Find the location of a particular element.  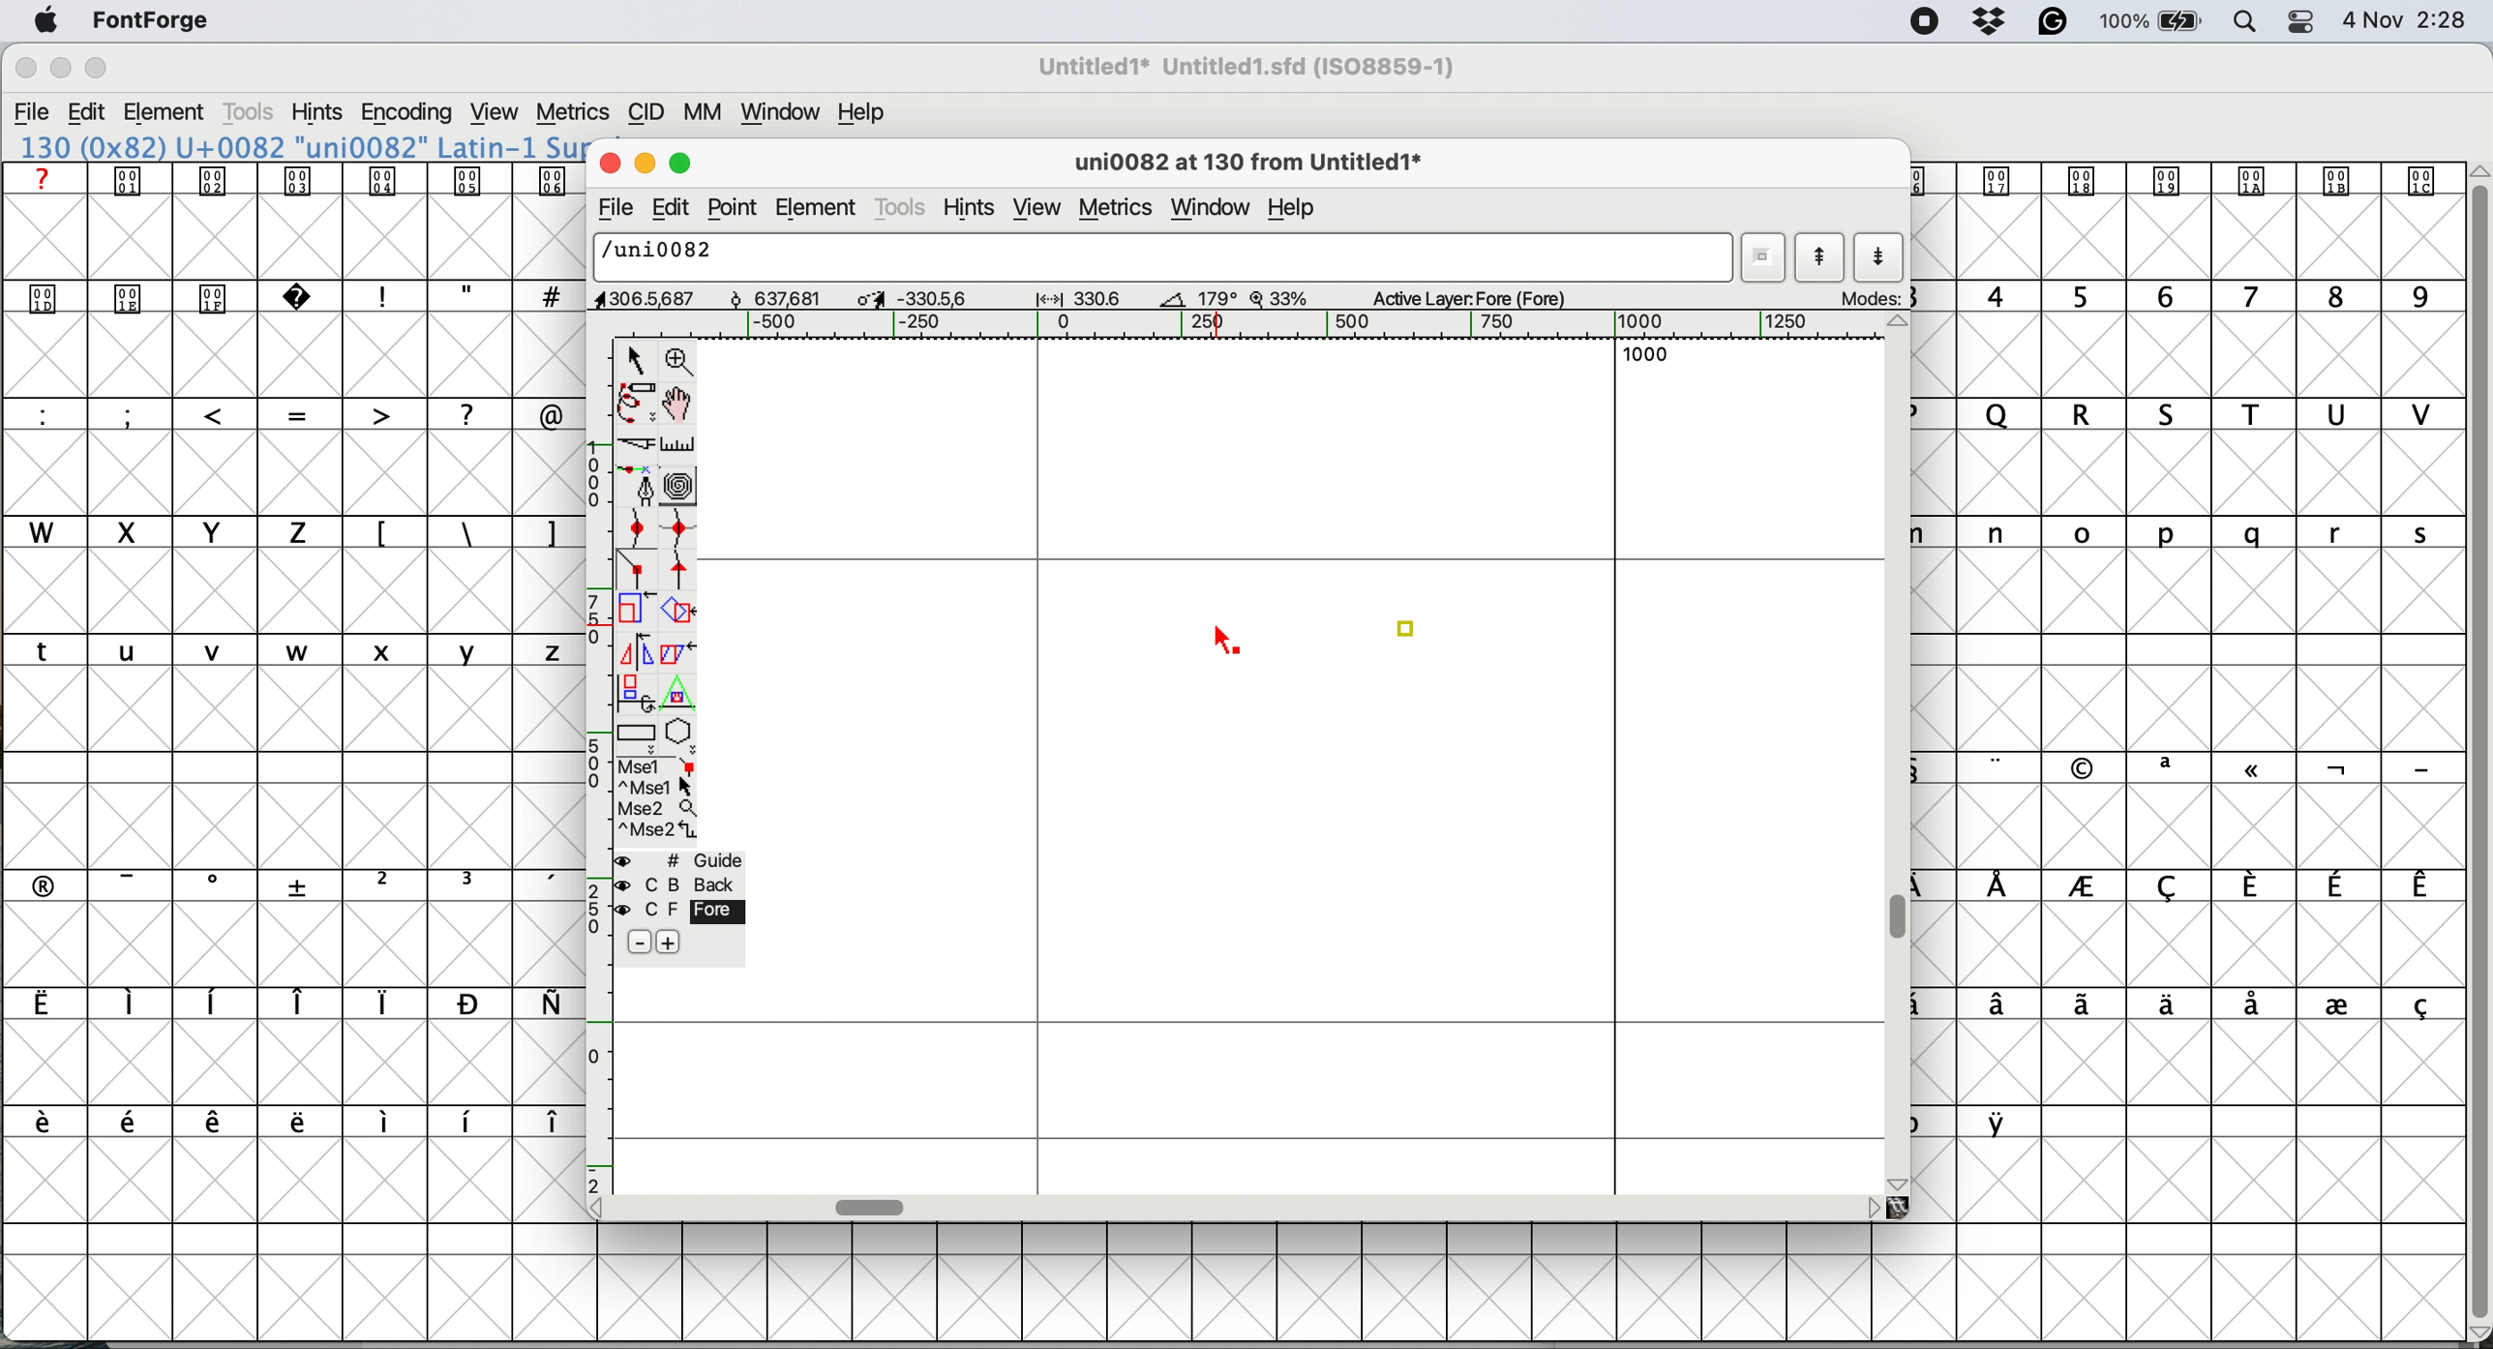

fore is located at coordinates (679, 910).